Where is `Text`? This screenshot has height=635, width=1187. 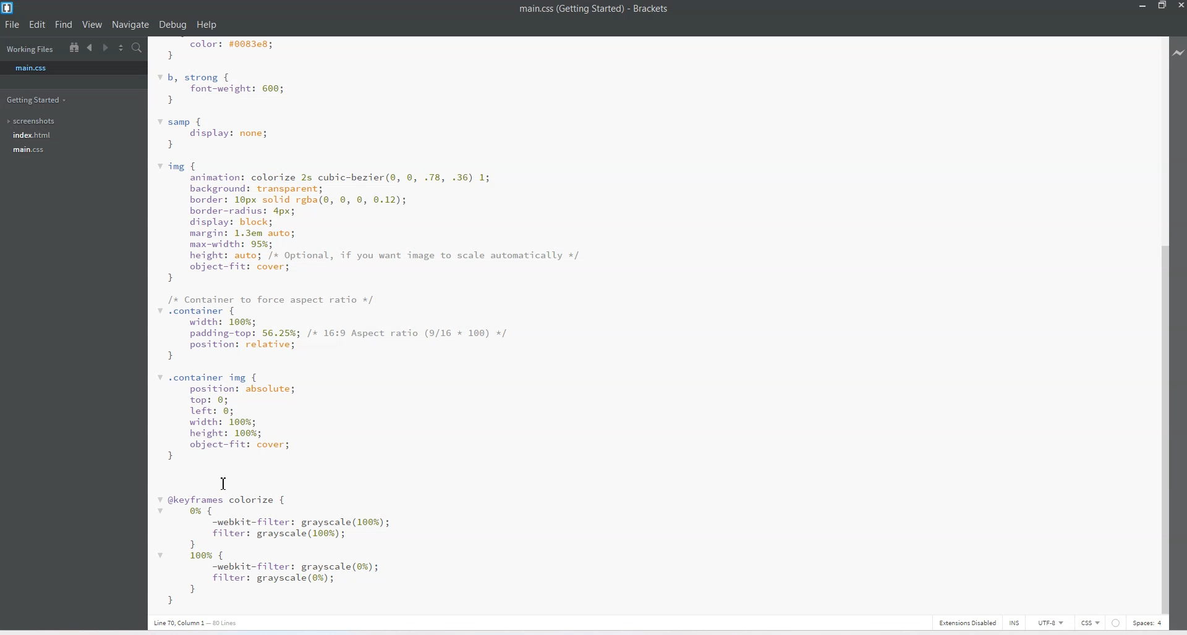 Text is located at coordinates (594, 9).